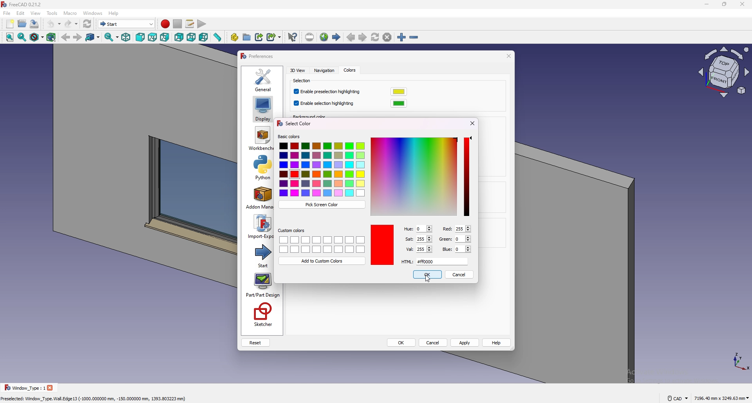  I want to click on colors, so click(349, 70).